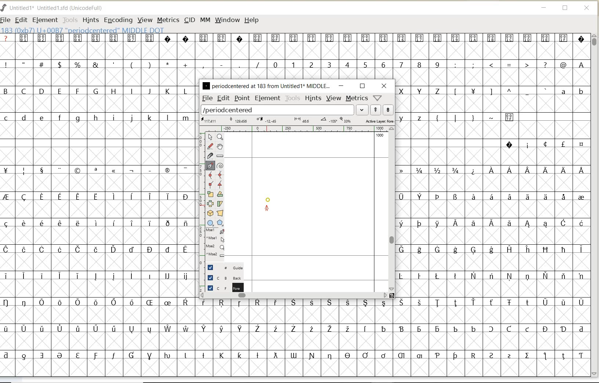 This screenshot has height=383, width=599. I want to click on rotate the selection in 3D and project back to plane, so click(210, 213).